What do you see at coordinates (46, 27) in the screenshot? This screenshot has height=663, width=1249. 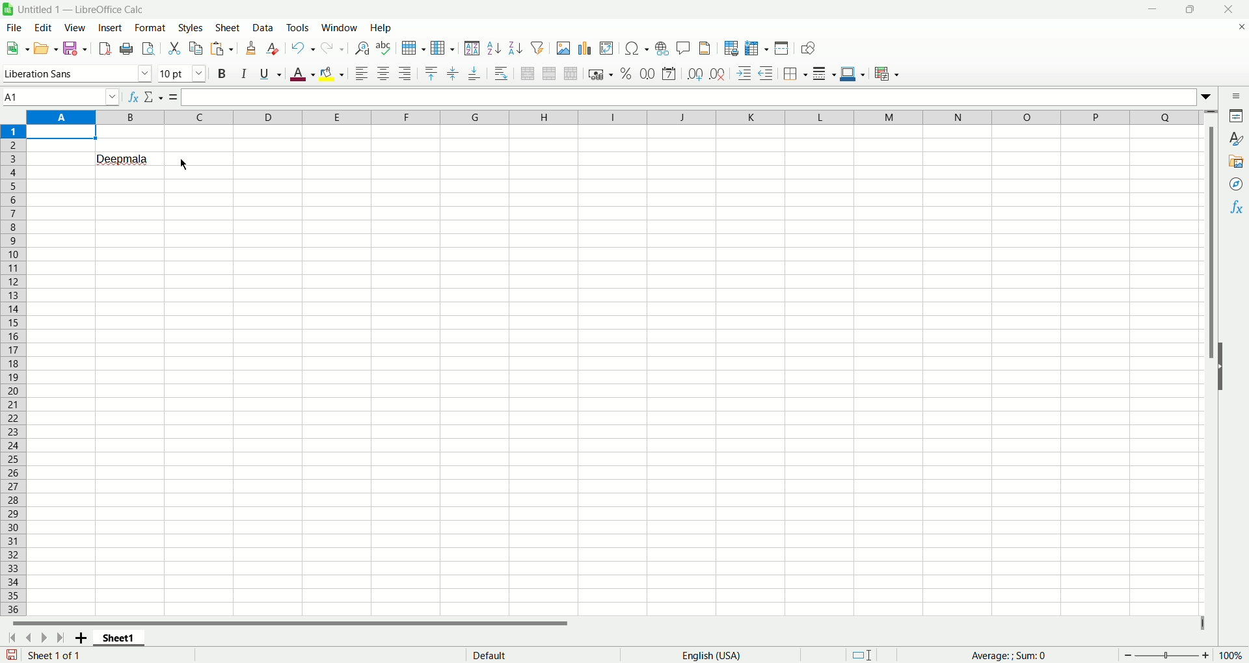 I see `Edit` at bounding box center [46, 27].